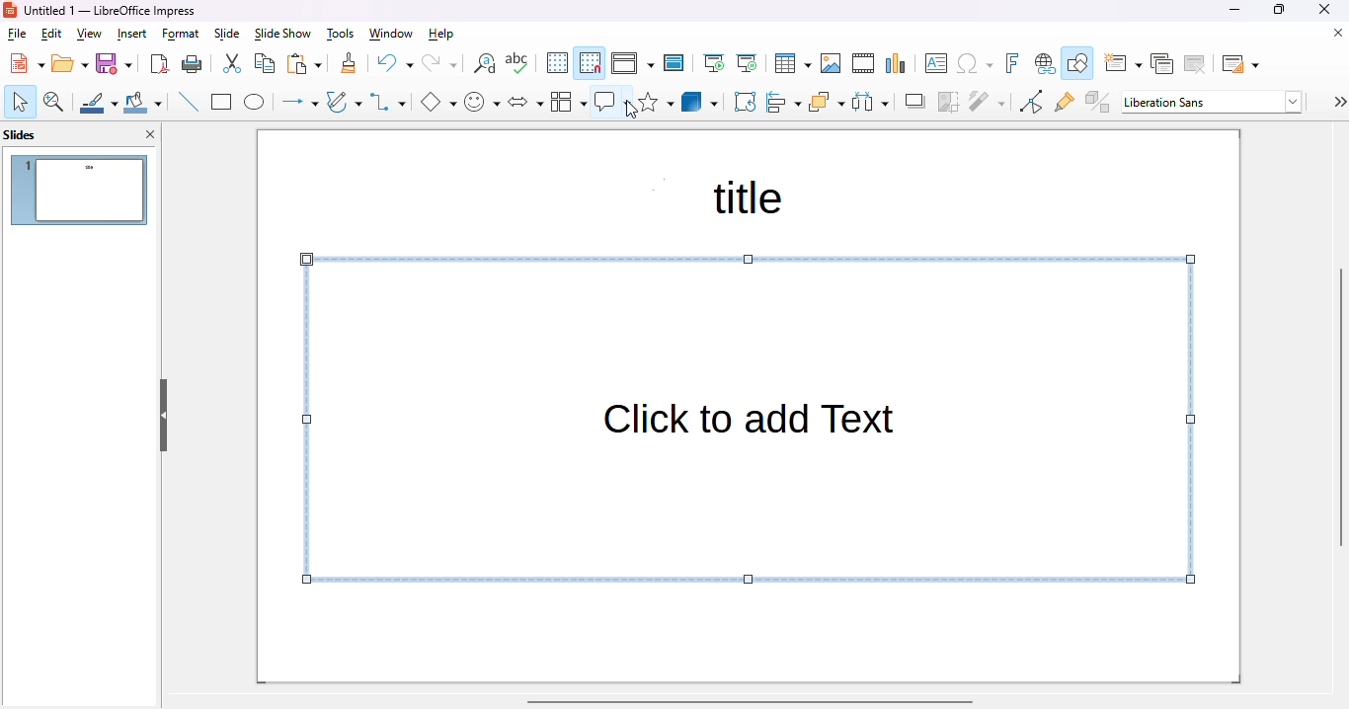 This screenshot has width=1349, height=709. What do you see at coordinates (897, 64) in the screenshot?
I see `insert chart` at bounding box center [897, 64].